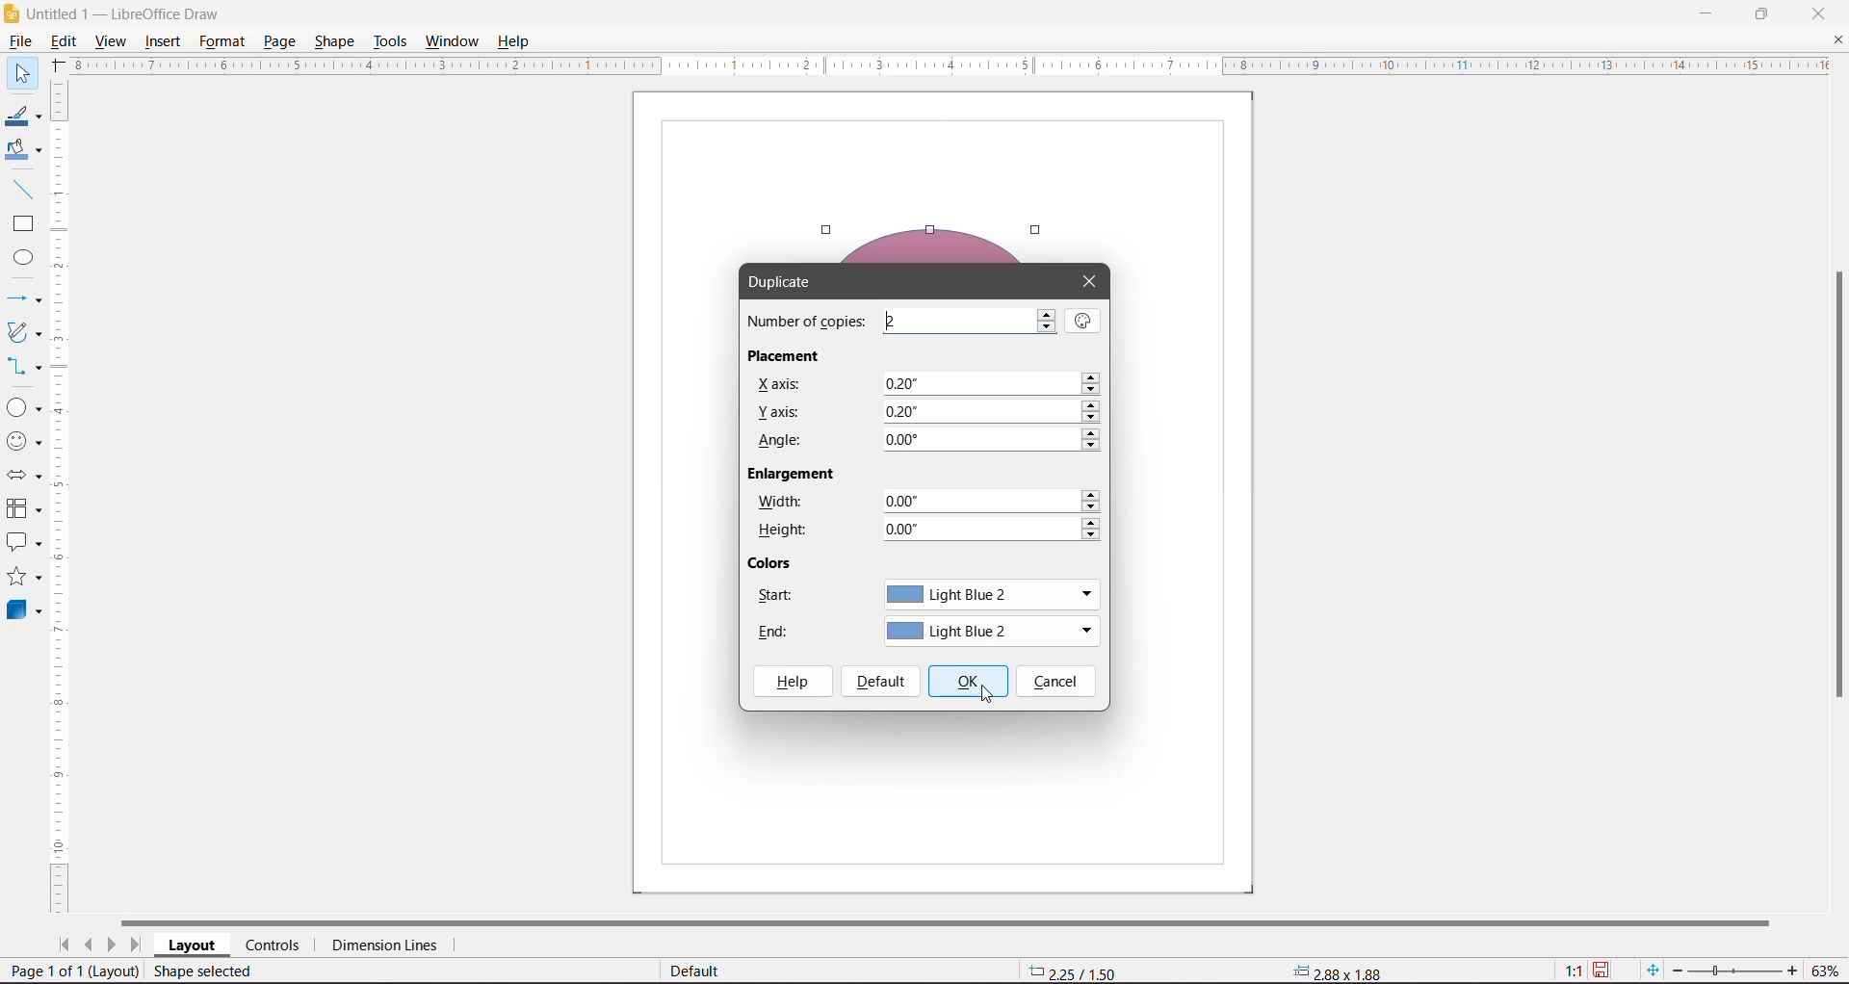 The width and height of the screenshot is (1849, 984). I want to click on Close, so click(1818, 13).